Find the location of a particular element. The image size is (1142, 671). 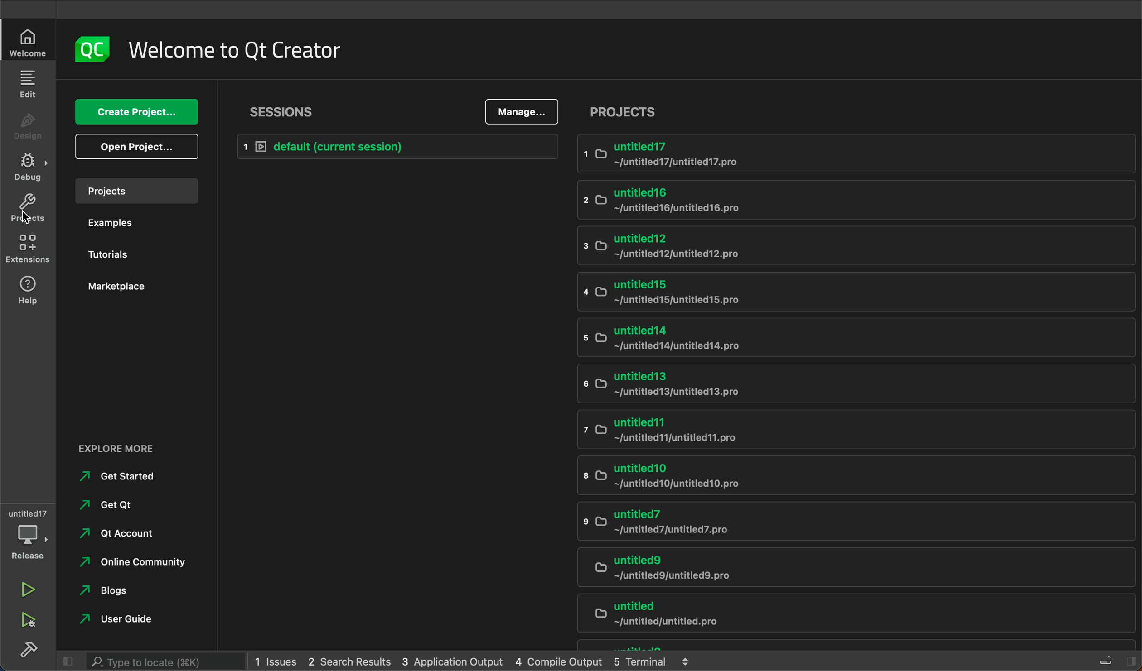

create is located at coordinates (139, 114).